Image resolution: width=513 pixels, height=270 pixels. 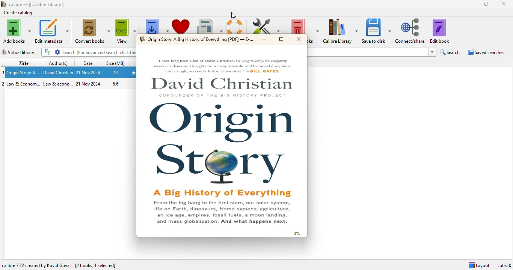 What do you see at coordinates (486, 4) in the screenshot?
I see `maximize` at bounding box center [486, 4].